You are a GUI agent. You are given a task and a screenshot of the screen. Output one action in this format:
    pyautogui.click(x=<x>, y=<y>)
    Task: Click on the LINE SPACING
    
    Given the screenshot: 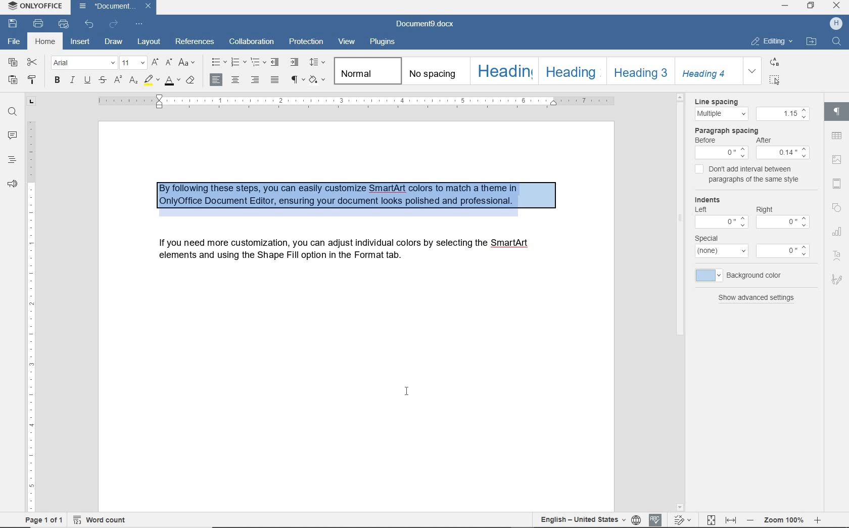 What is the action you would take?
    pyautogui.click(x=718, y=100)
    